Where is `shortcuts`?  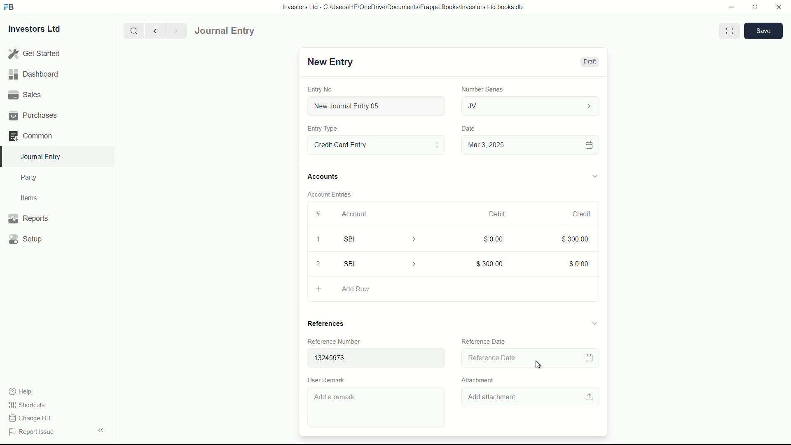
shortcuts is located at coordinates (29, 405).